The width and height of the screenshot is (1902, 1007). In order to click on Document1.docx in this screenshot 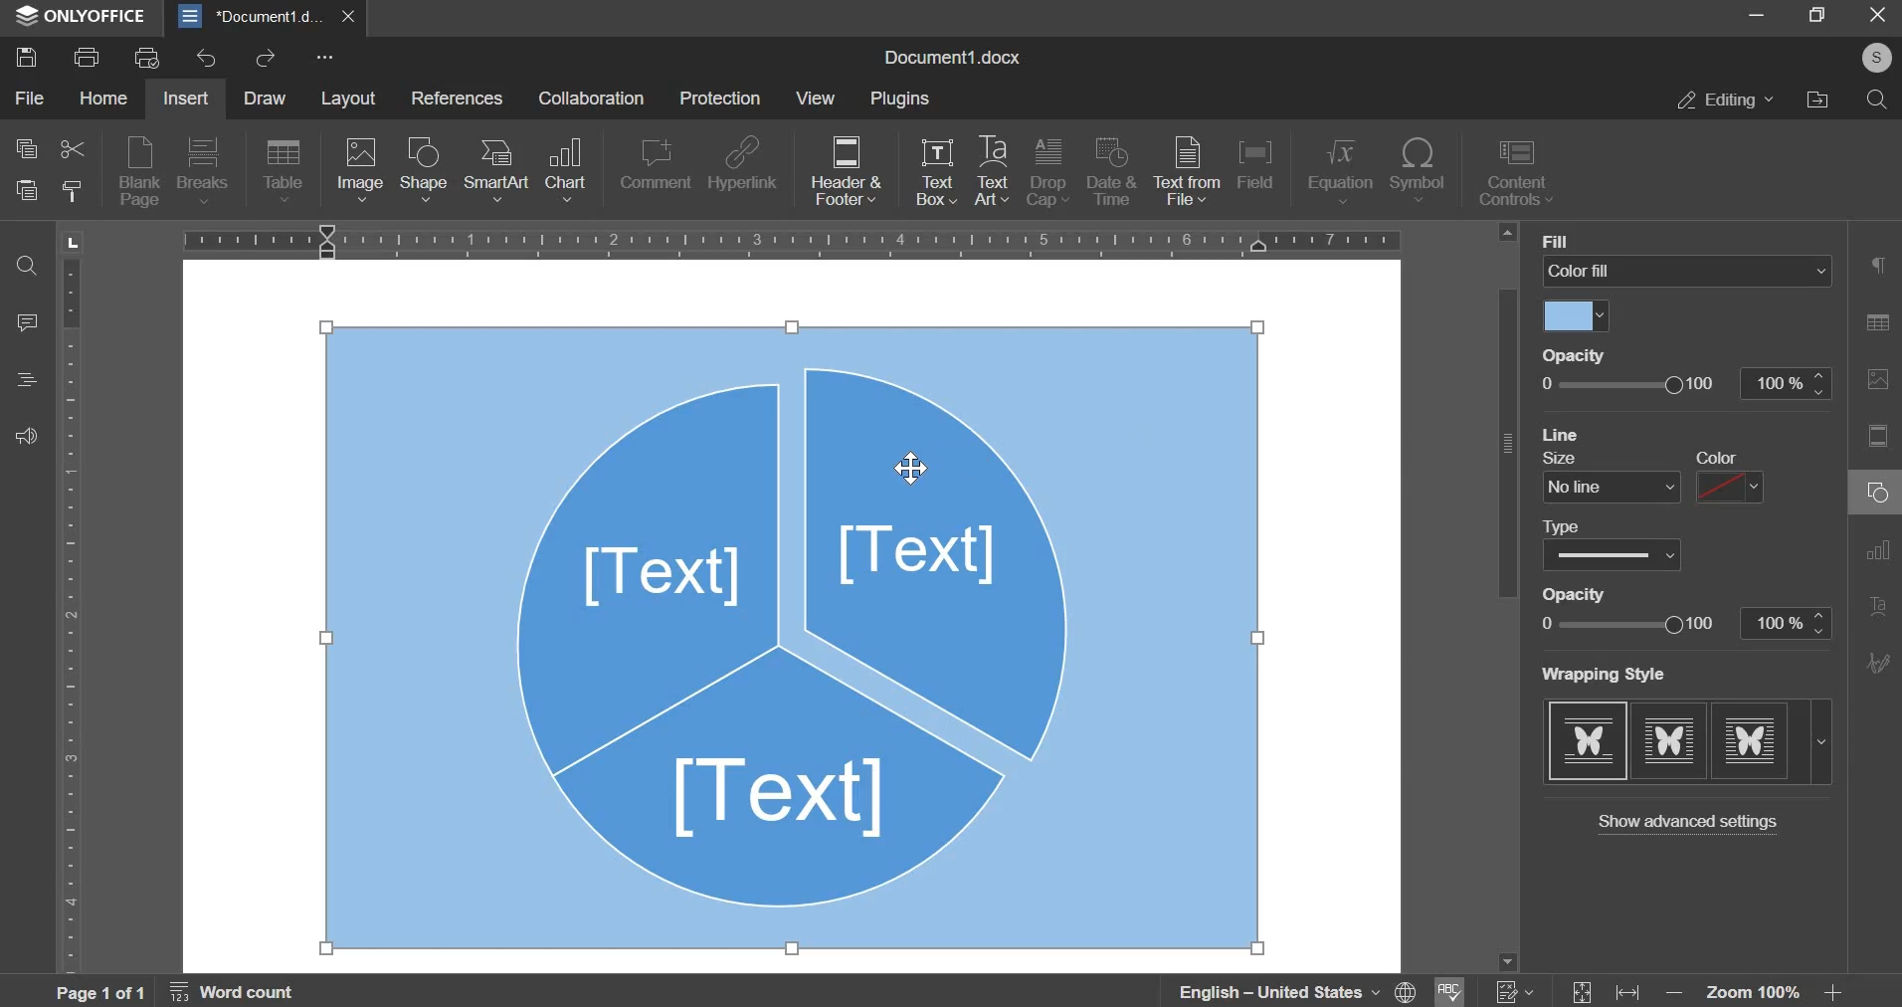, I will do `click(951, 56)`.